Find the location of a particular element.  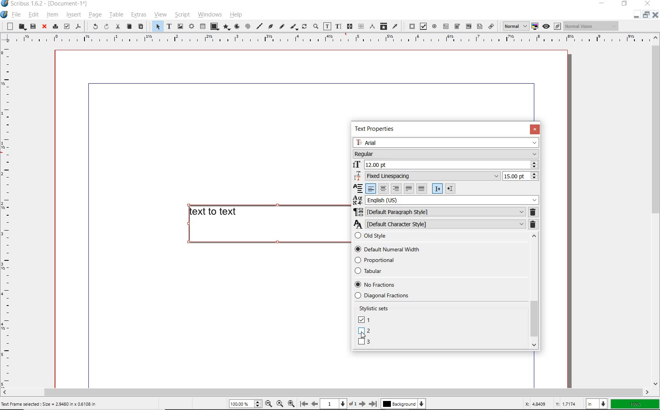

open is located at coordinates (22, 27).